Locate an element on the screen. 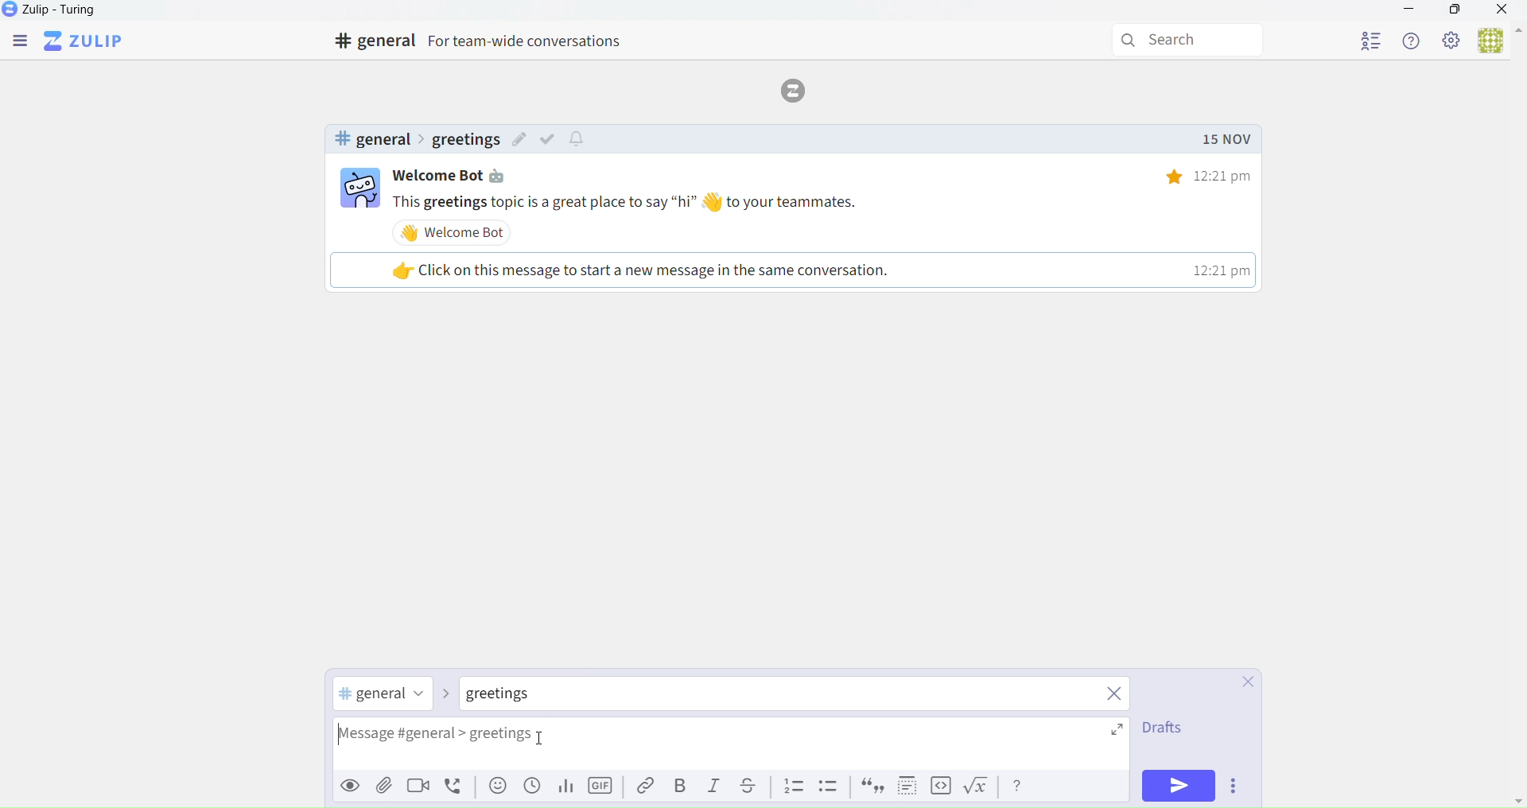  Logo is located at coordinates (798, 89).